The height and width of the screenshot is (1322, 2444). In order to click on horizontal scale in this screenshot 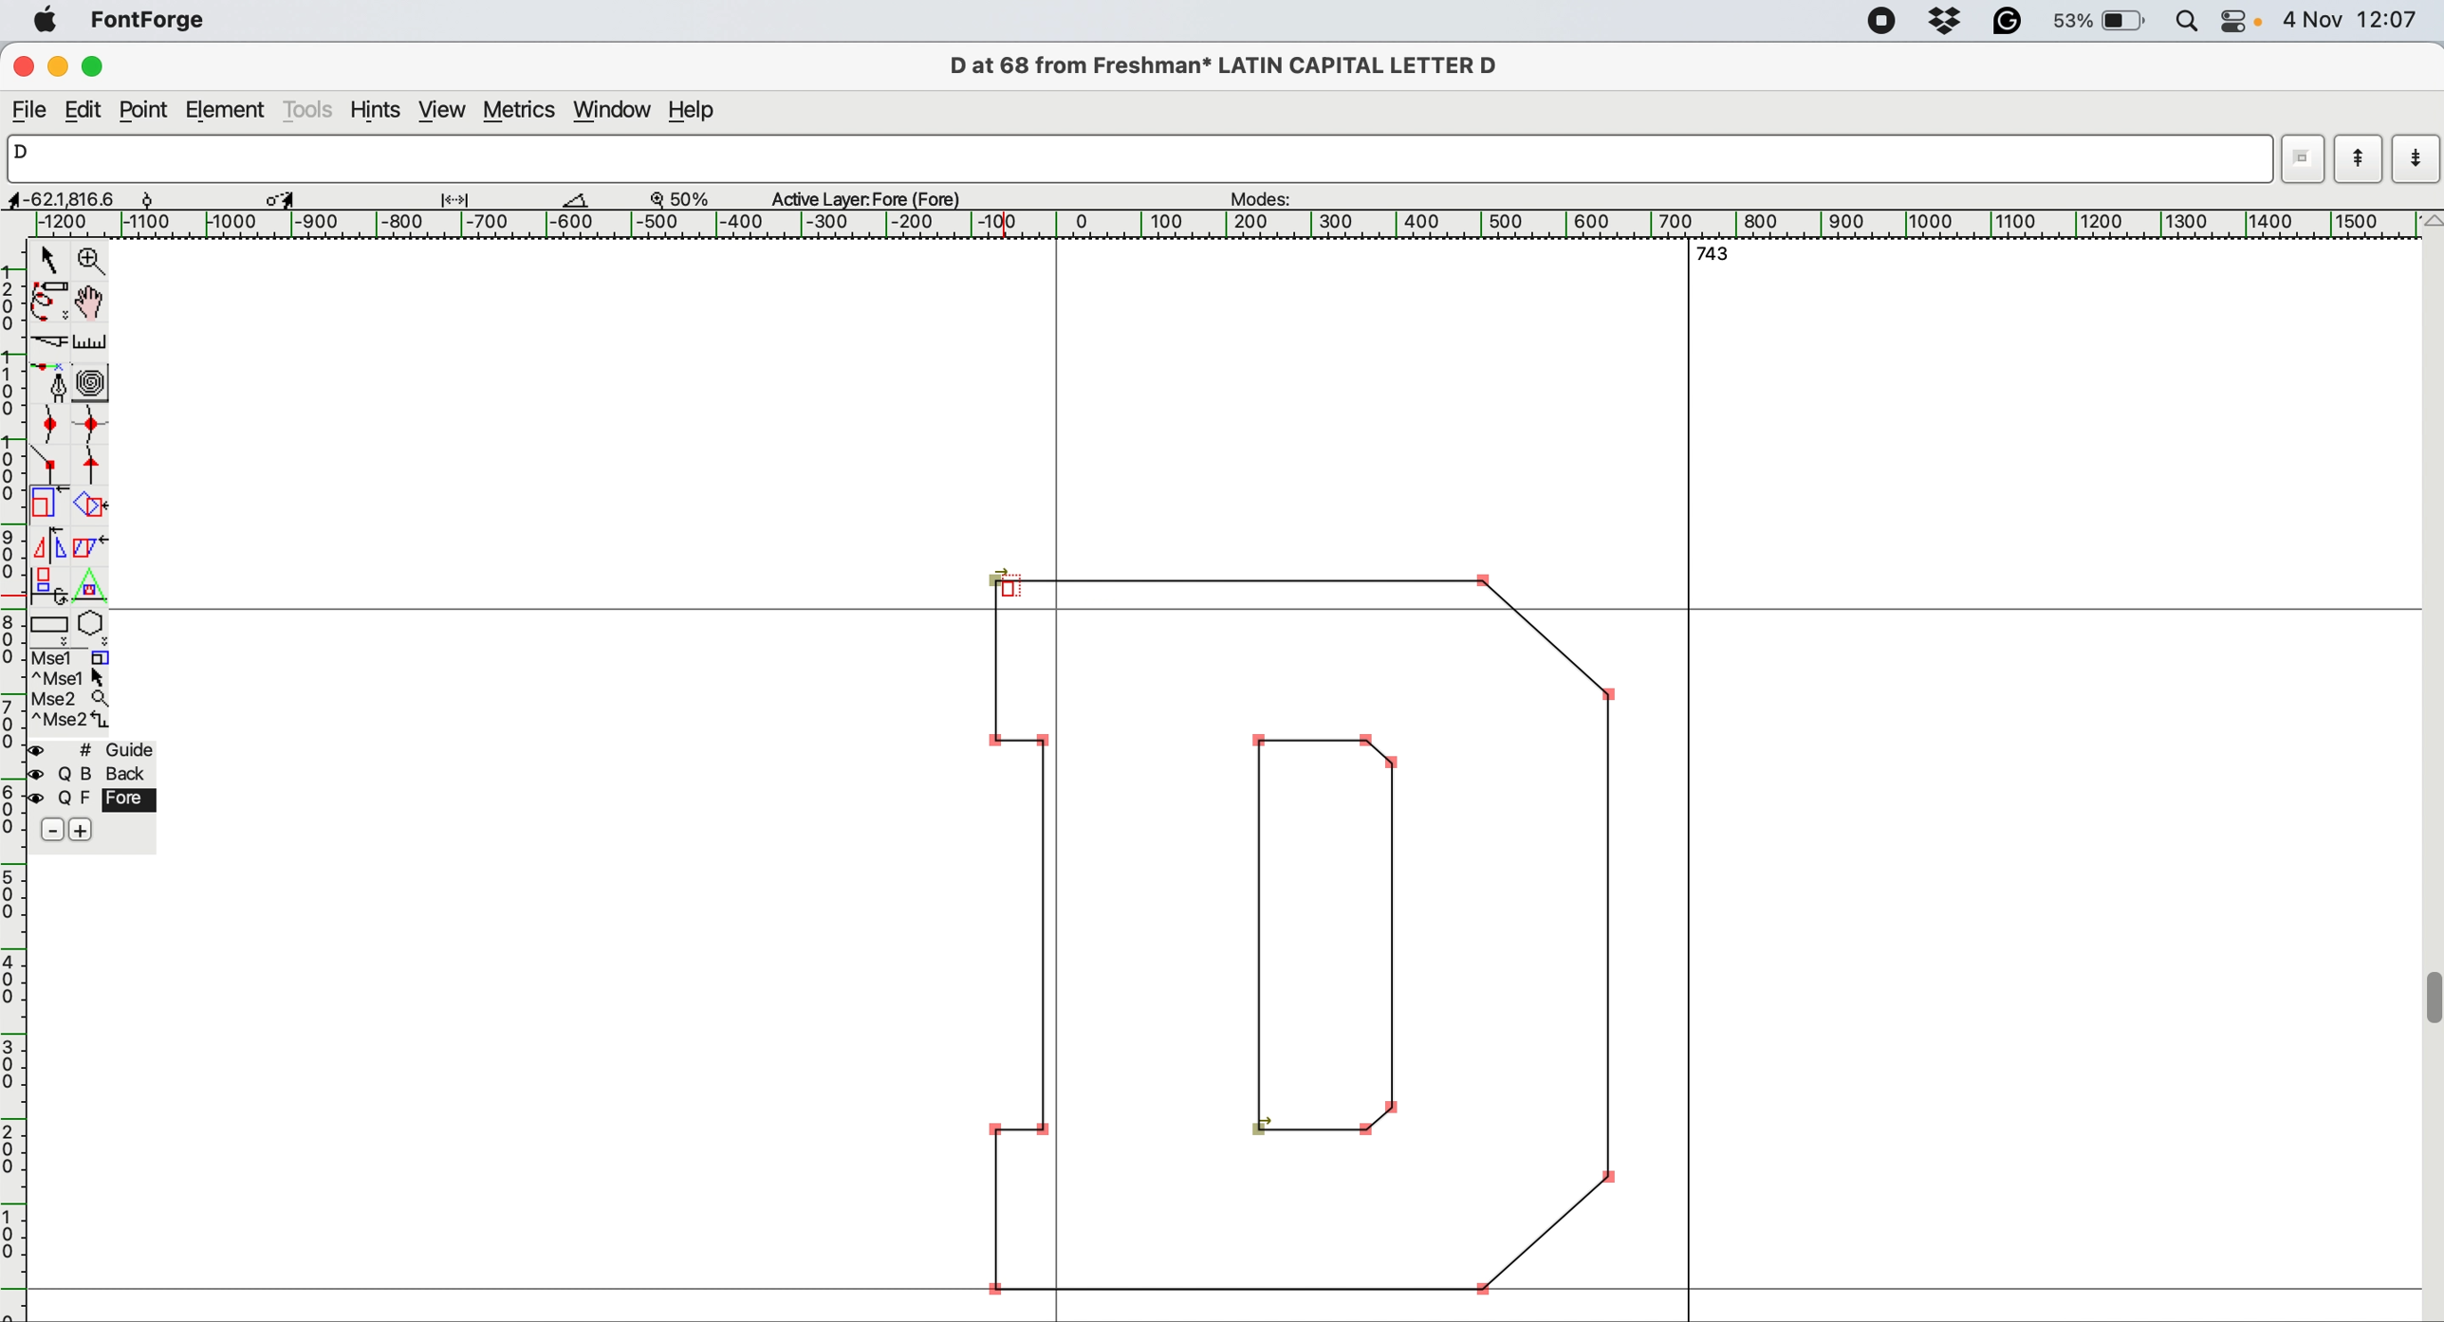, I will do `click(15, 781)`.